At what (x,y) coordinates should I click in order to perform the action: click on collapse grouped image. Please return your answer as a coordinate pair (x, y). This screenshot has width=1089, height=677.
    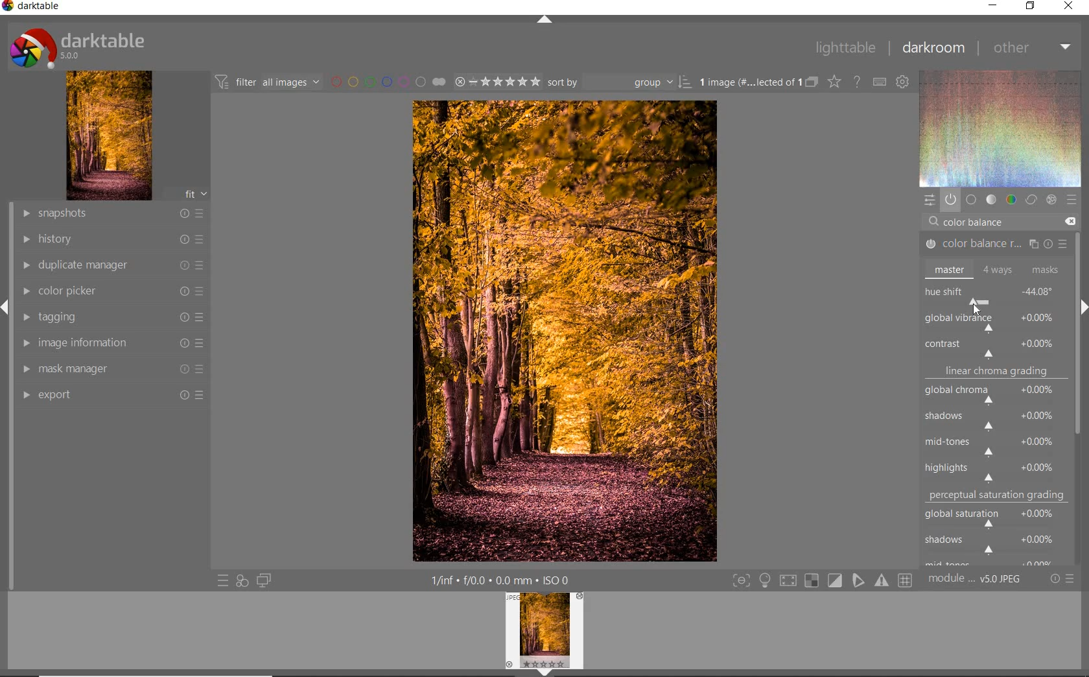
    Looking at the image, I should click on (812, 82).